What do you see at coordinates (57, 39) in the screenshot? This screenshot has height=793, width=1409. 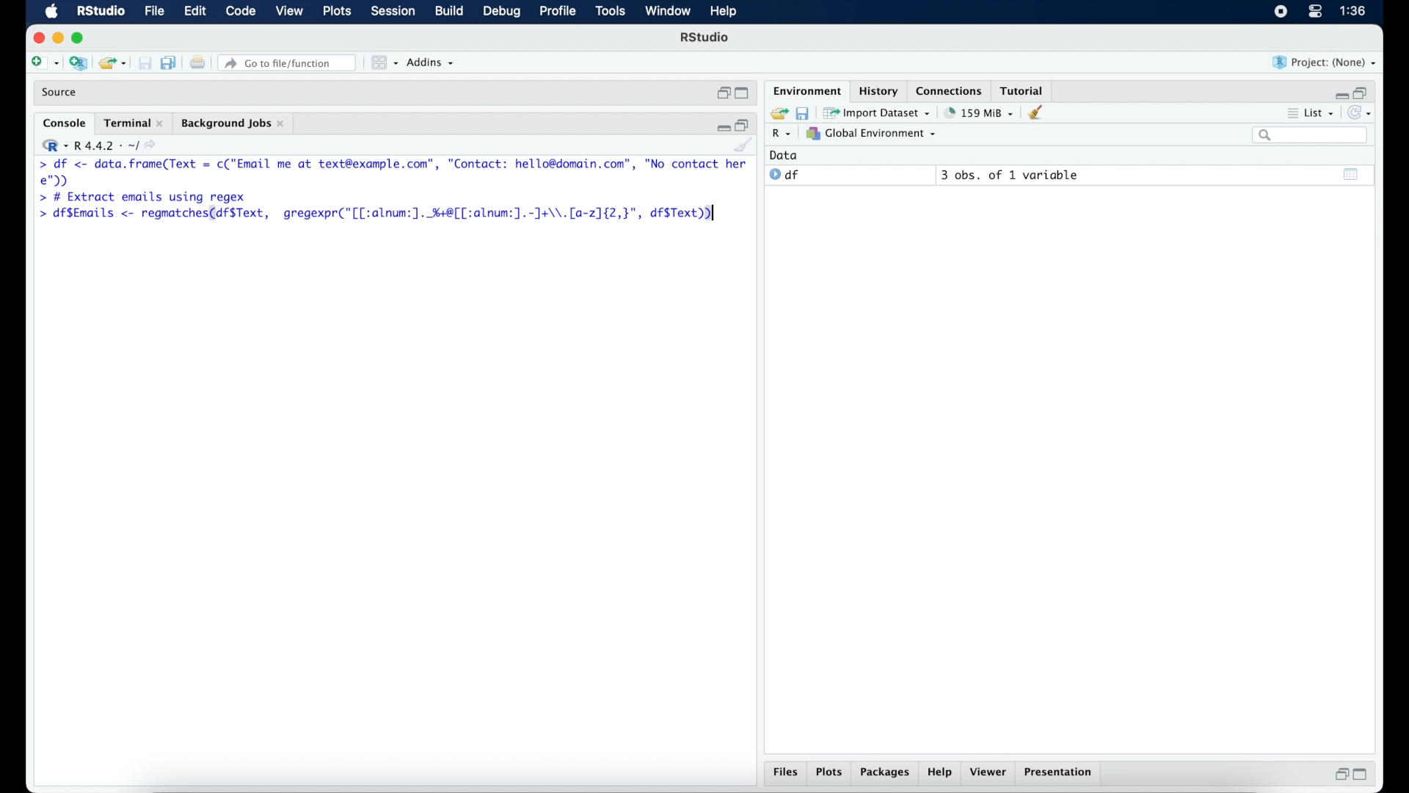 I see `minimize` at bounding box center [57, 39].